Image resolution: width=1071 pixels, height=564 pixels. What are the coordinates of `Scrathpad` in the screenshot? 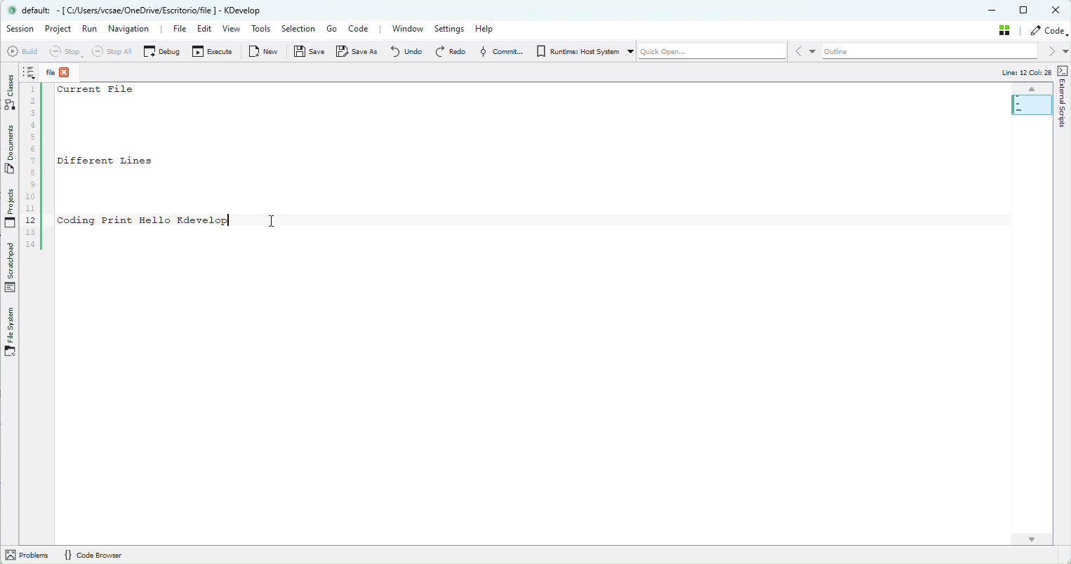 It's located at (11, 265).